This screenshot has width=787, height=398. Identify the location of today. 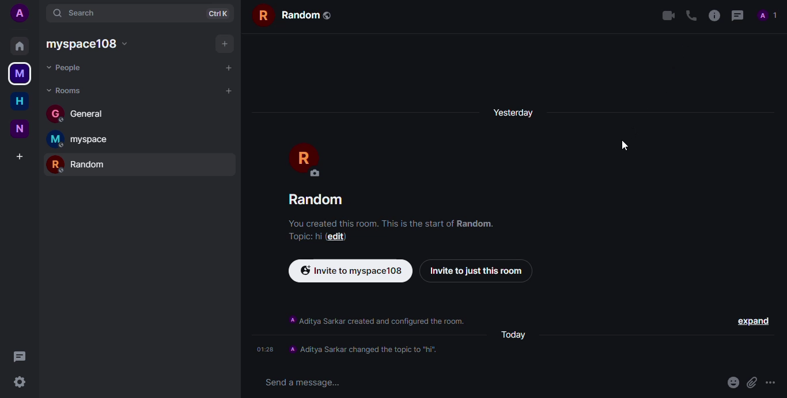
(528, 334).